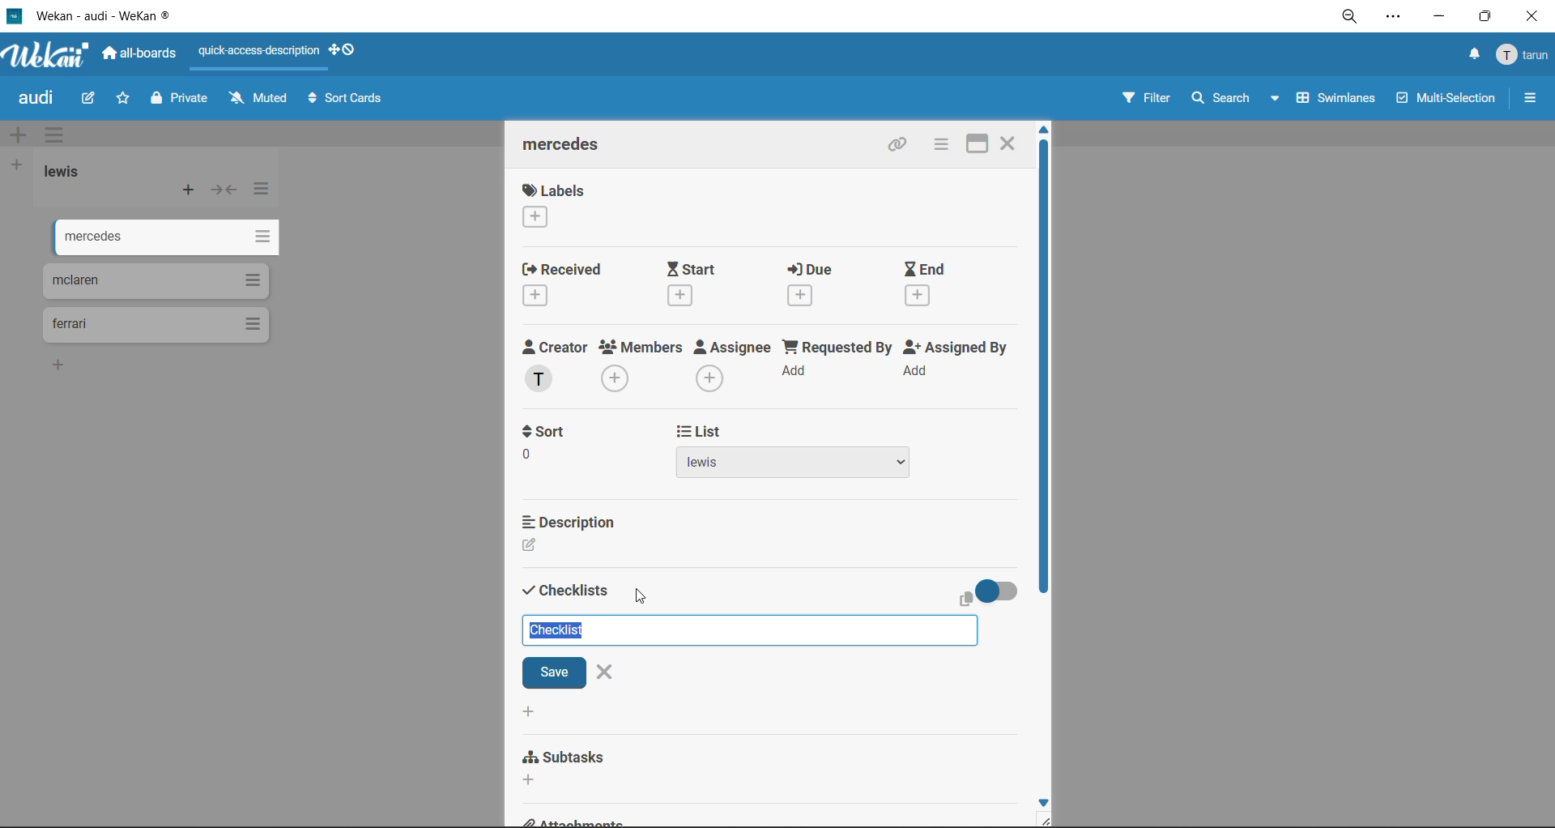  What do you see at coordinates (1481, 21) in the screenshot?
I see `maximize` at bounding box center [1481, 21].